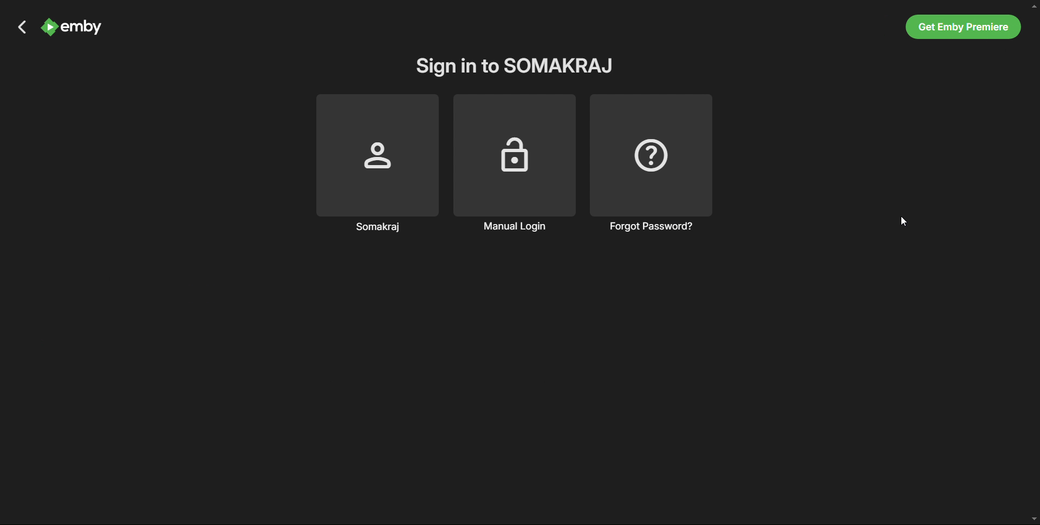 This screenshot has width=1040, height=525. What do you see at coordinates (964, 27) in the screenshot?
I see `Get Emby premiere` at bounding box center [964, 27].